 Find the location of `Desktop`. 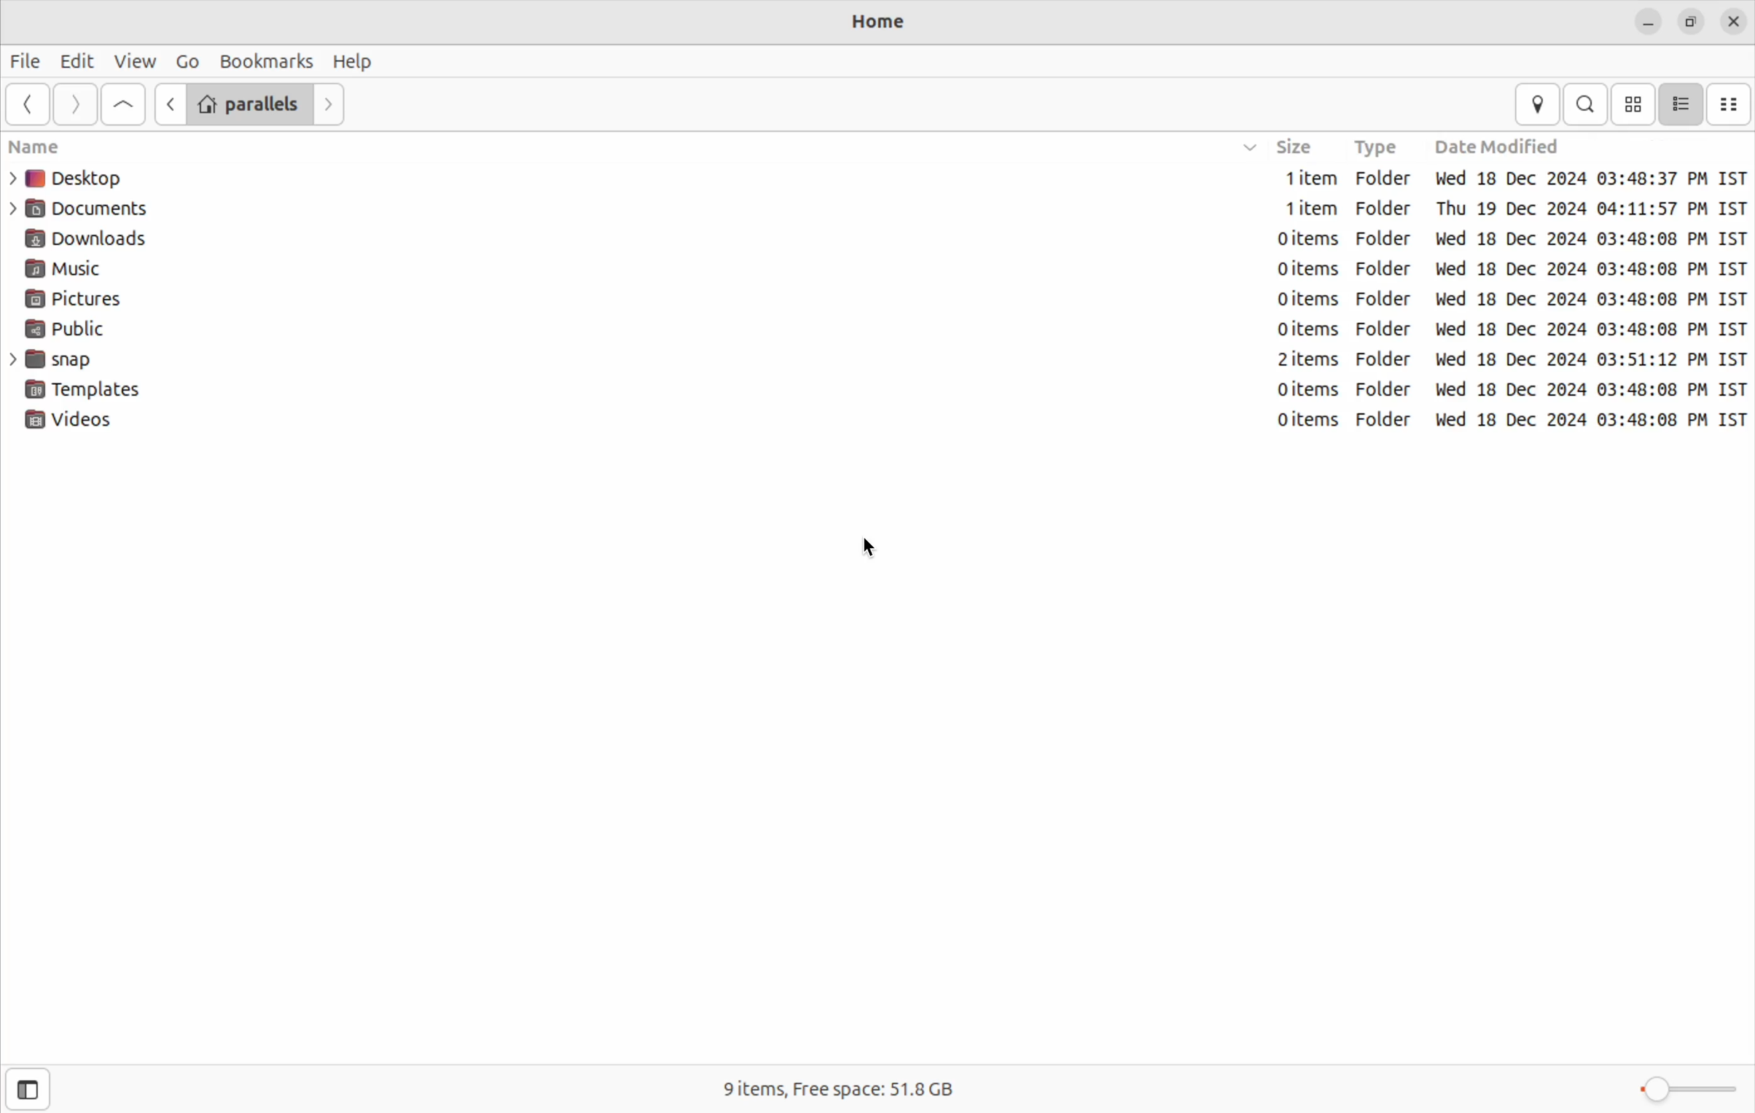

Desktop is located at coordinates (74, 176).